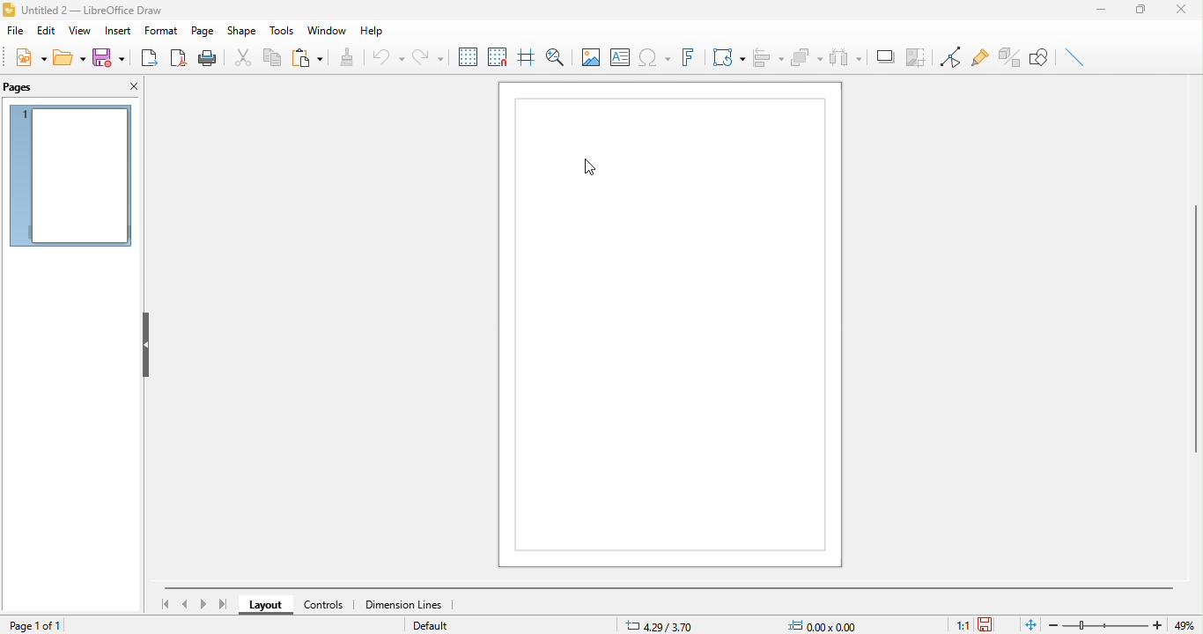 Image resolution: width=1203 pixels, height=634 pixels. Describe the element at coordinates (100, 10) in the screenshot. I see `Untitled 2- Libreoffice Draw` at that location.